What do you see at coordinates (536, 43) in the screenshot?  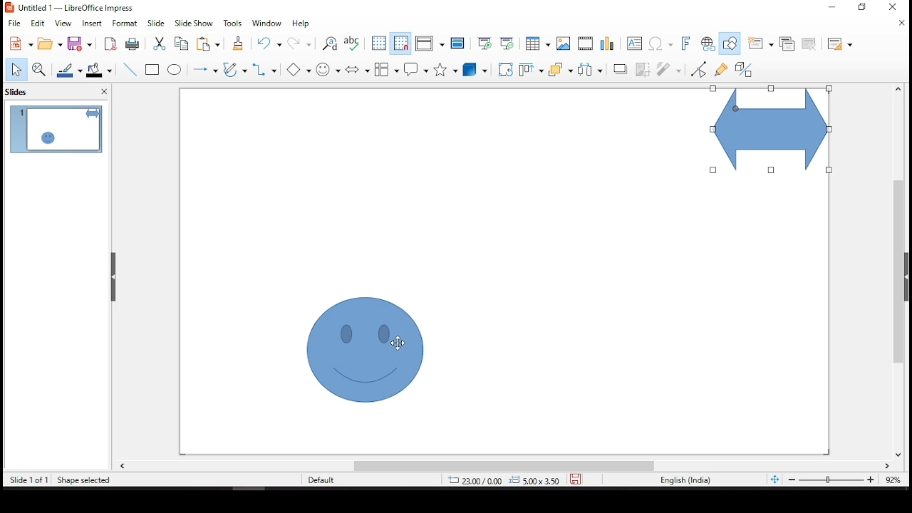 I see `table` at bounding box center [536, 43].